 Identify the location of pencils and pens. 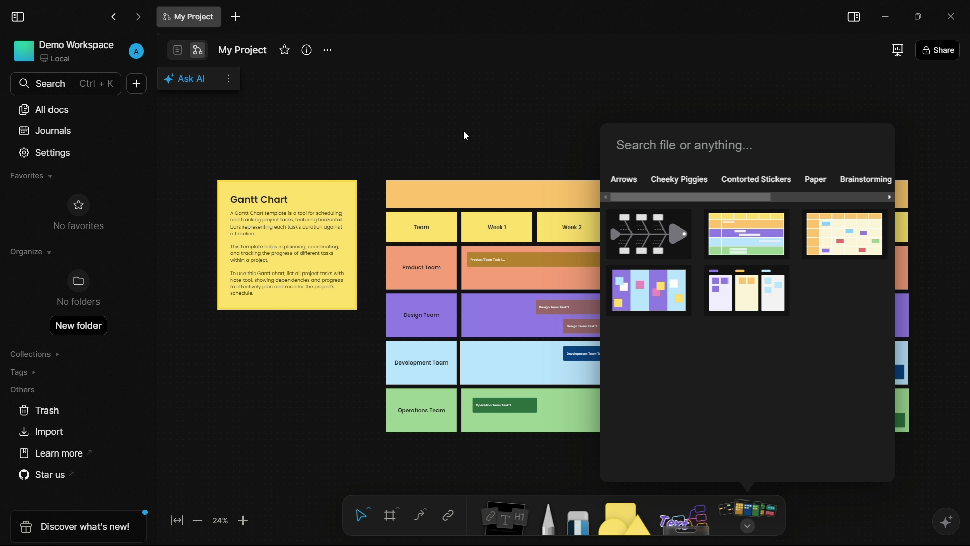
(549, 519).